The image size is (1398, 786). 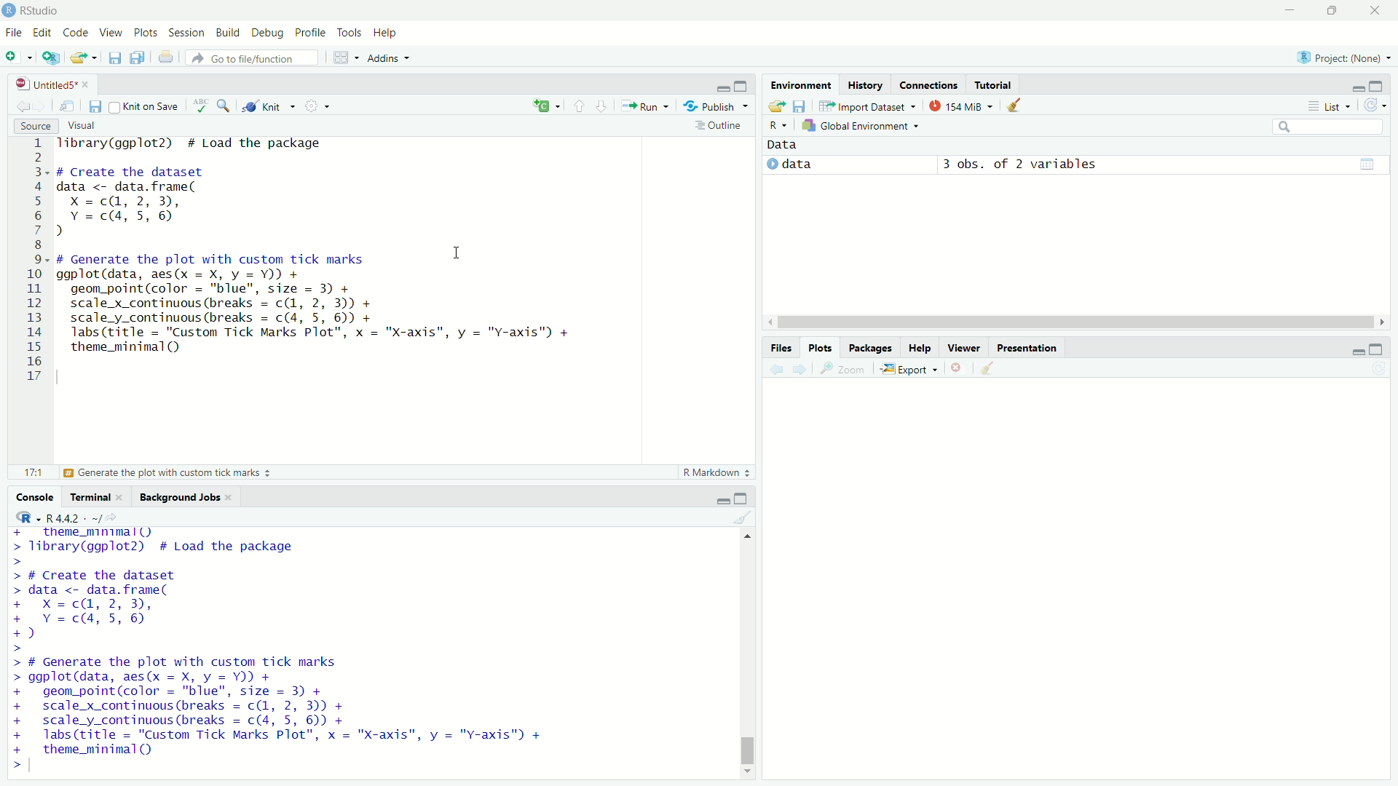 I want to click on plots, so click(x=146, y=34).